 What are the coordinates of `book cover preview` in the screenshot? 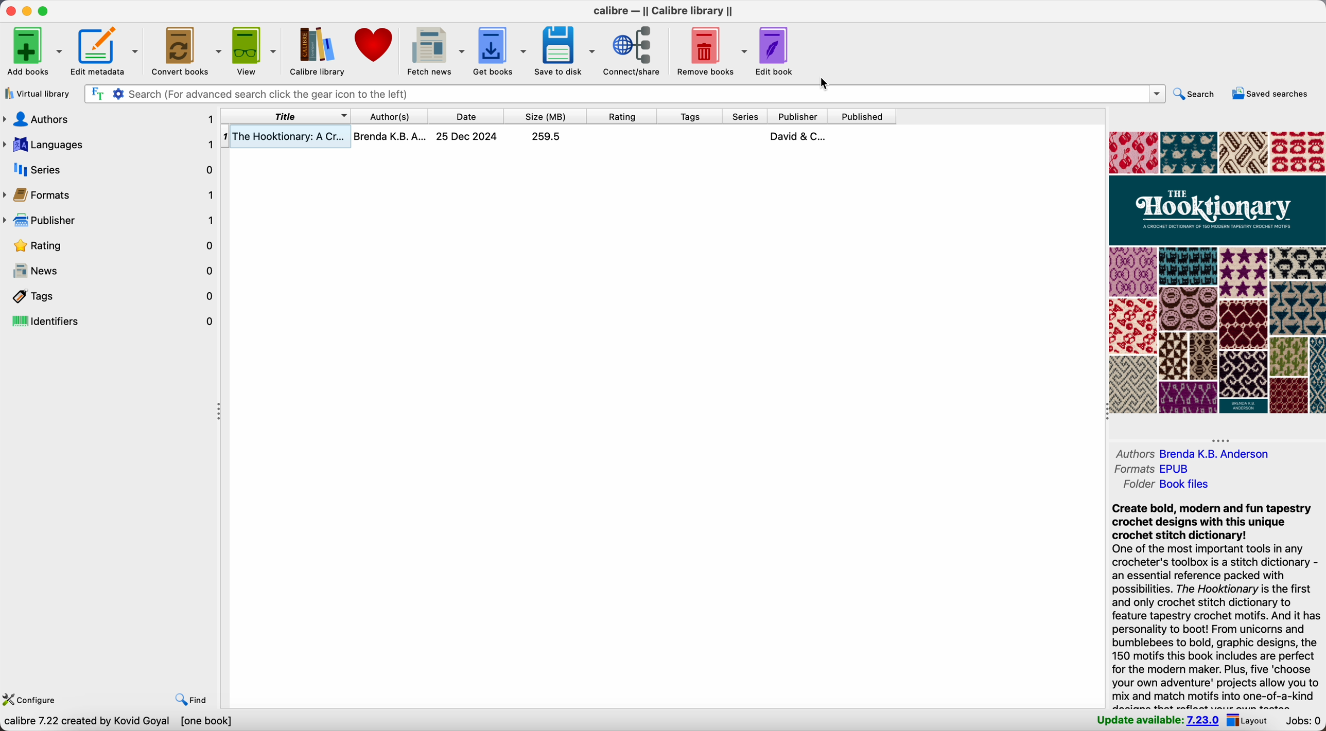 It's located at (1217, 272).